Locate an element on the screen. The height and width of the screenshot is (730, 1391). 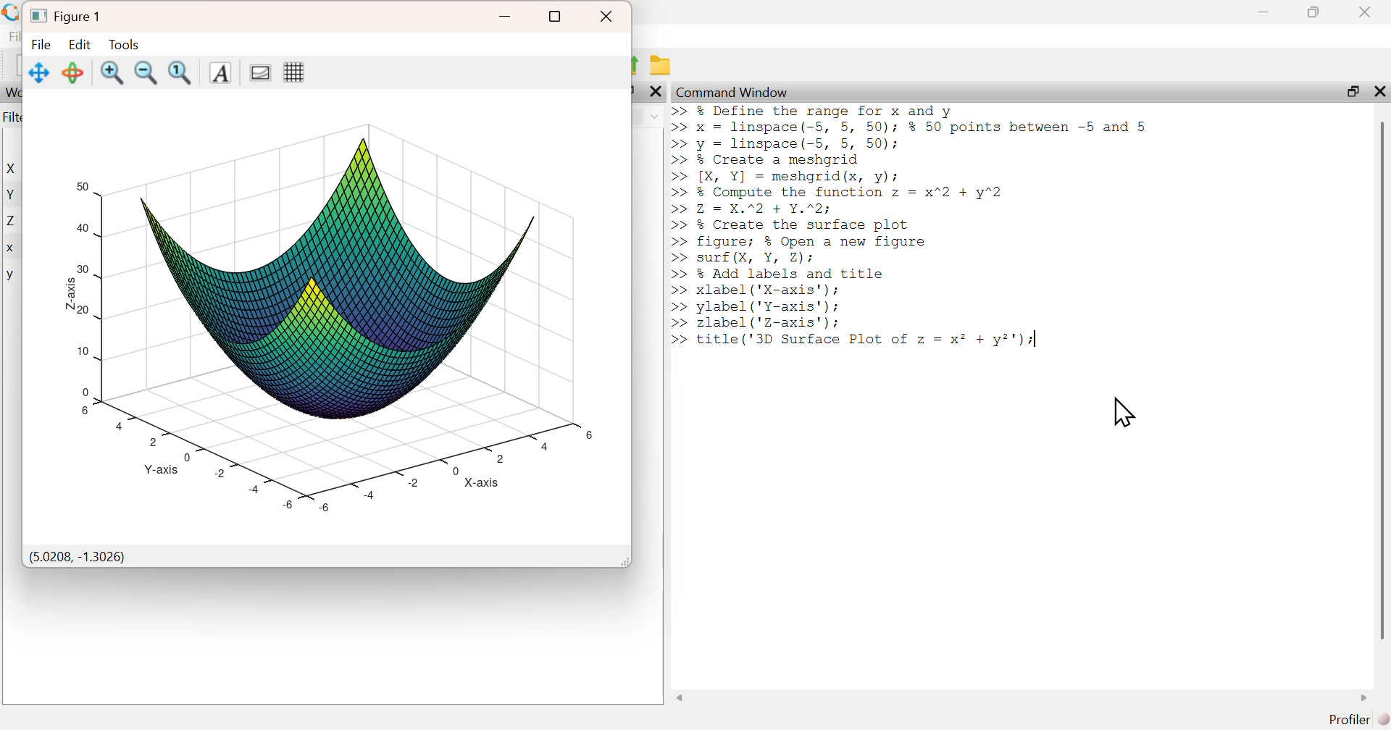
close is located at coordinates (1367, 12).